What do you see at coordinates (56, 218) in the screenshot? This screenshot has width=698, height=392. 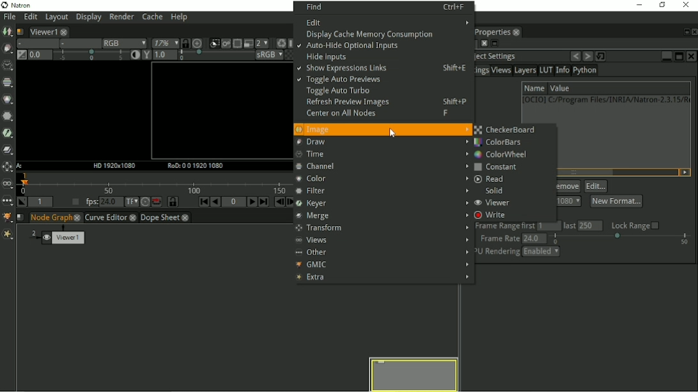 I see `Node graph` at bounding box center [56, 218].